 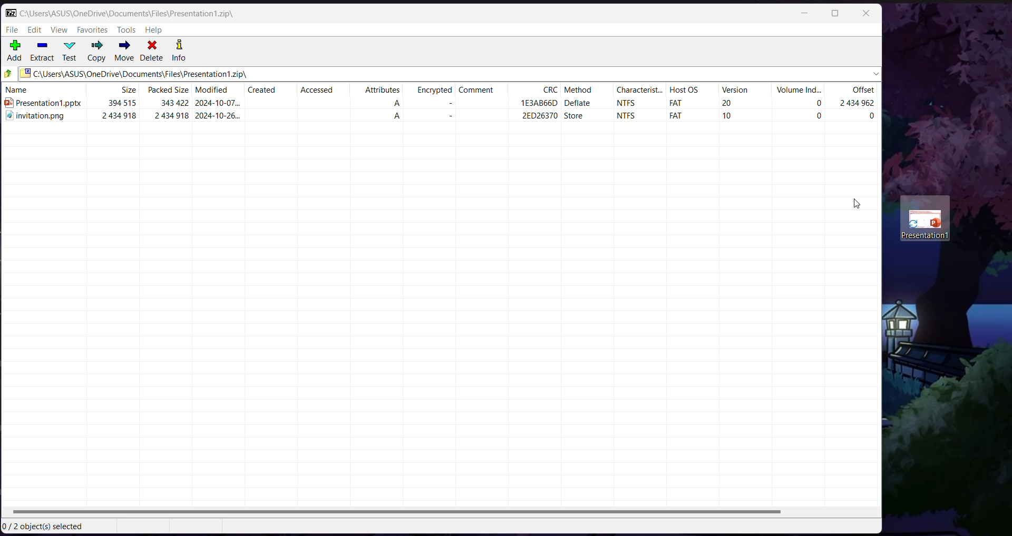 I want to click on Info, so click(x=179, y=51).